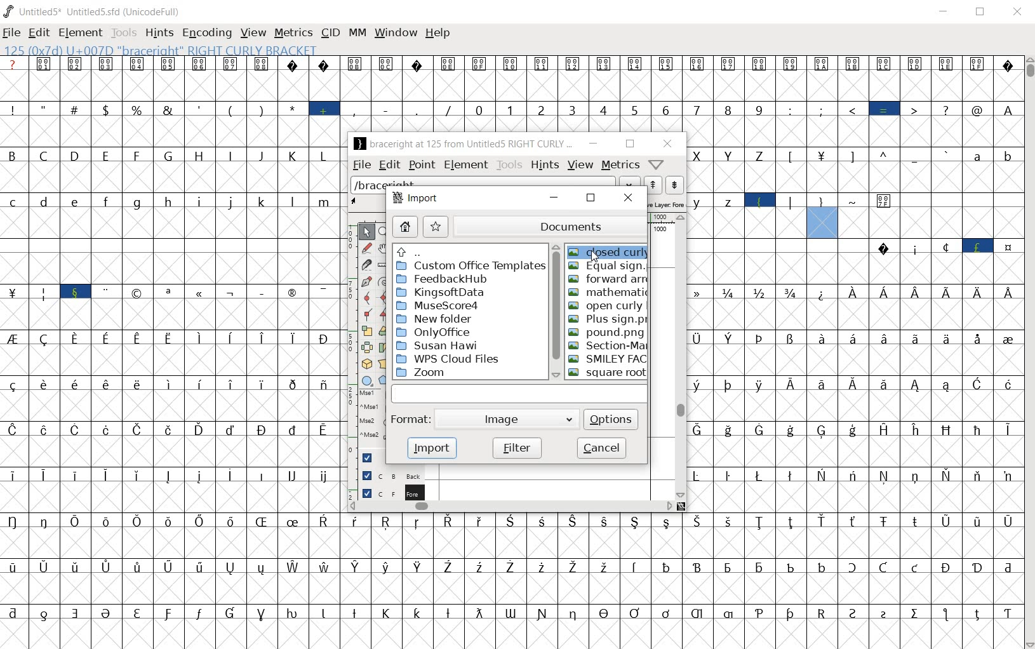  What do you see at coordinates (556, 198) in the screenshot?
I see `minimize` at bounding box center [556, 198].